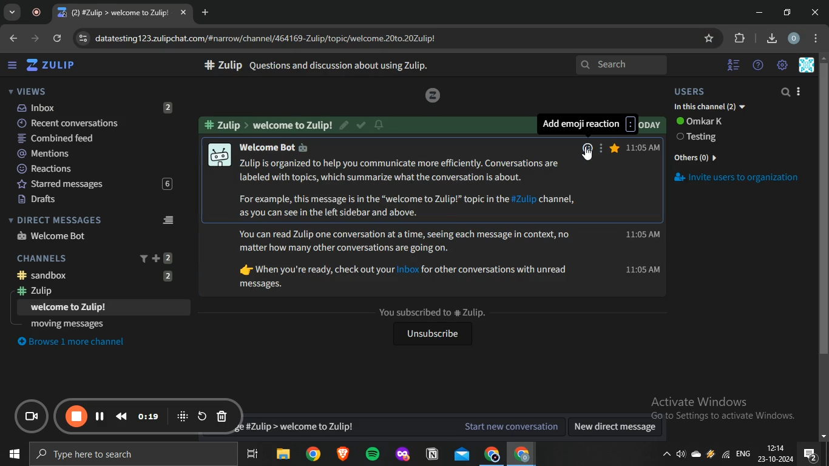  I want to click on welcome bot, so click(53, 235).